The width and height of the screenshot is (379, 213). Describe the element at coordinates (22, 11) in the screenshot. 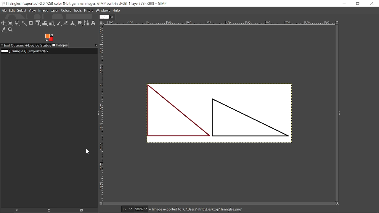

I see `Select` at that location.